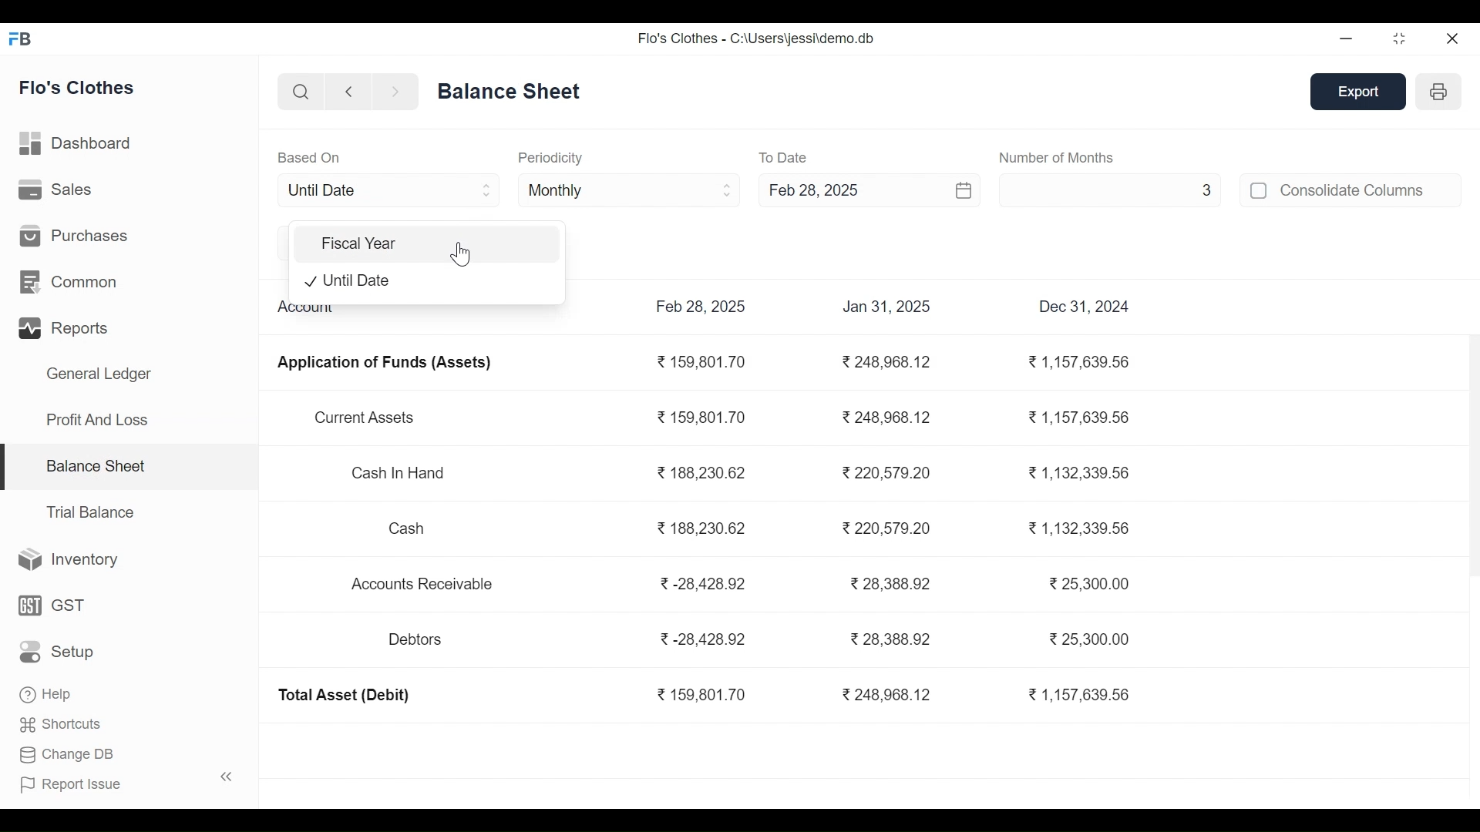 The image size is (1480, 832). What do you see at coordinates (843, 189) in the screenshot?
I see `Feb 28, 2025` at bounding box center [843, 189].